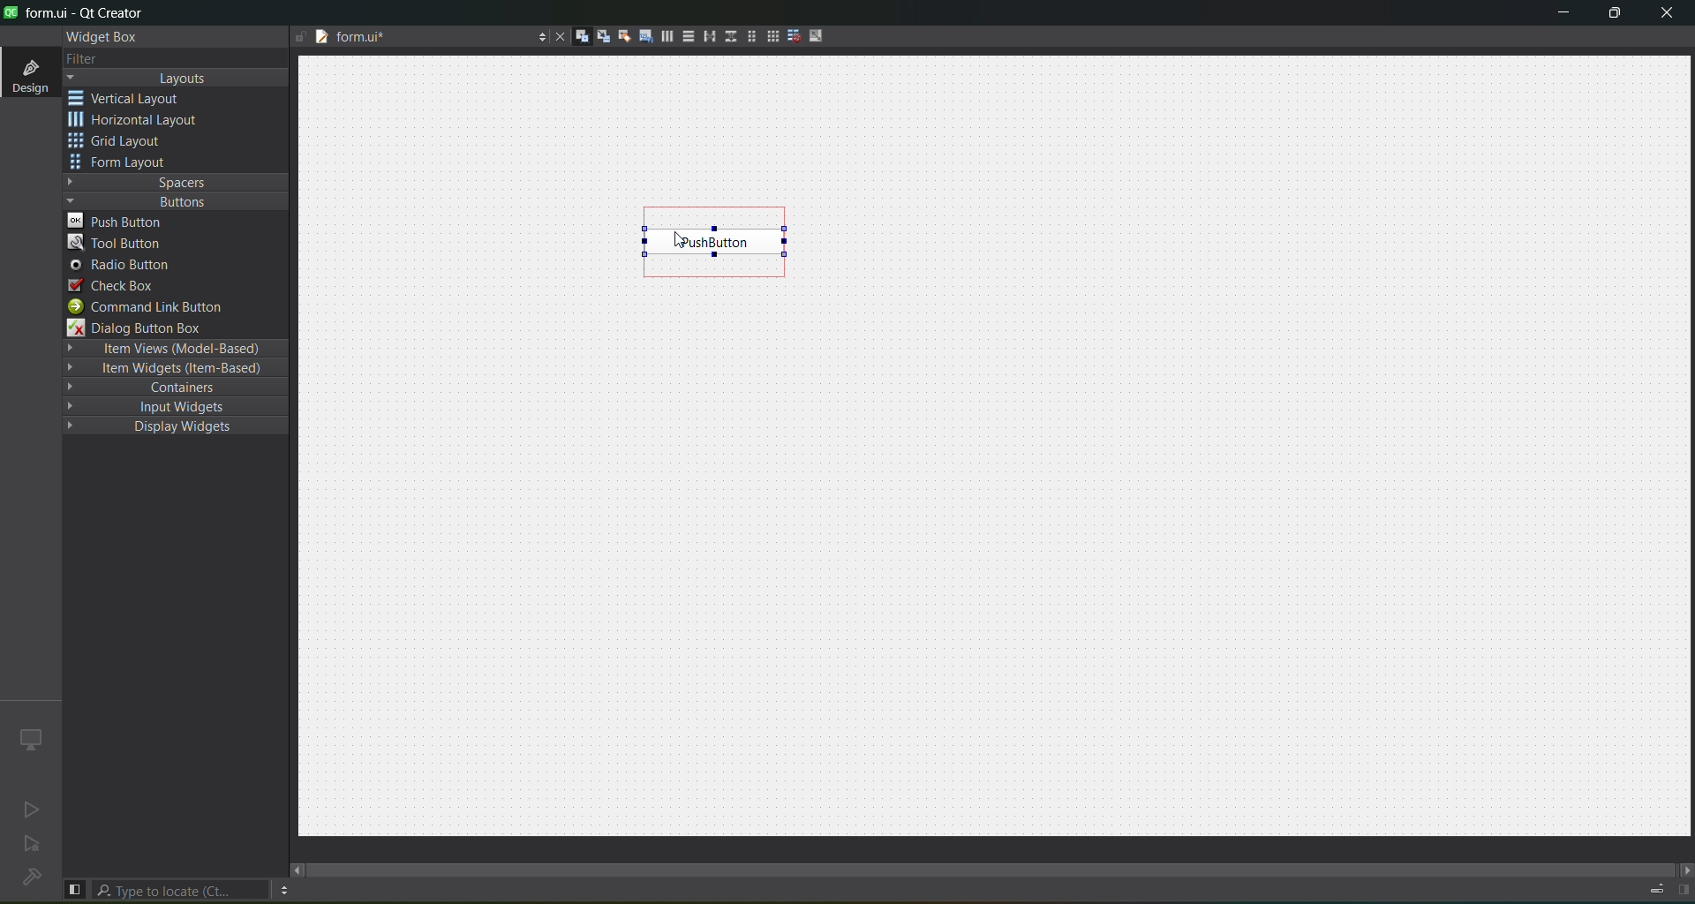 This screenshot has width=1695, height=904. I want to click on no project loading, so click(28, 878).